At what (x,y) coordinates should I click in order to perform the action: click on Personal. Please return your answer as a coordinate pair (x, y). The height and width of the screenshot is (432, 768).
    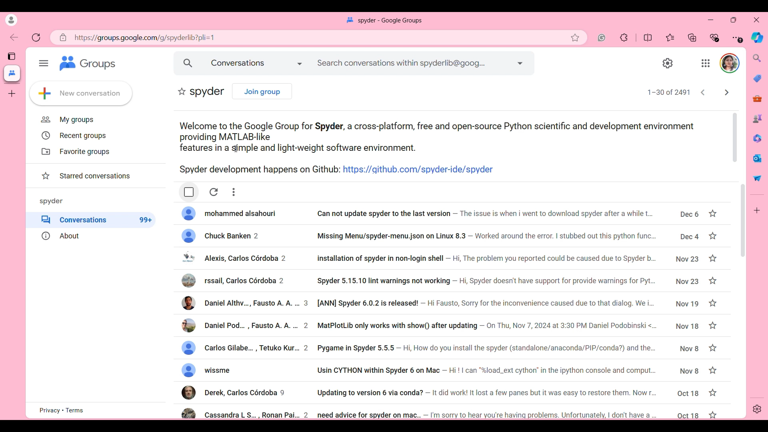
    Looking at the image, I should click on (12, 20).